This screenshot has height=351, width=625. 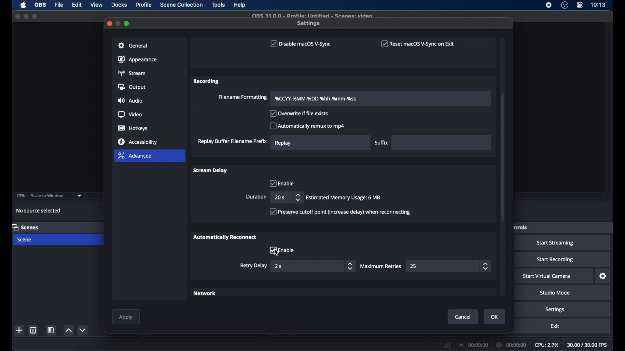 What do you see at coordinates (82, 330) in the screenshot?
I see `decrement` at bounding box center [82, 330].